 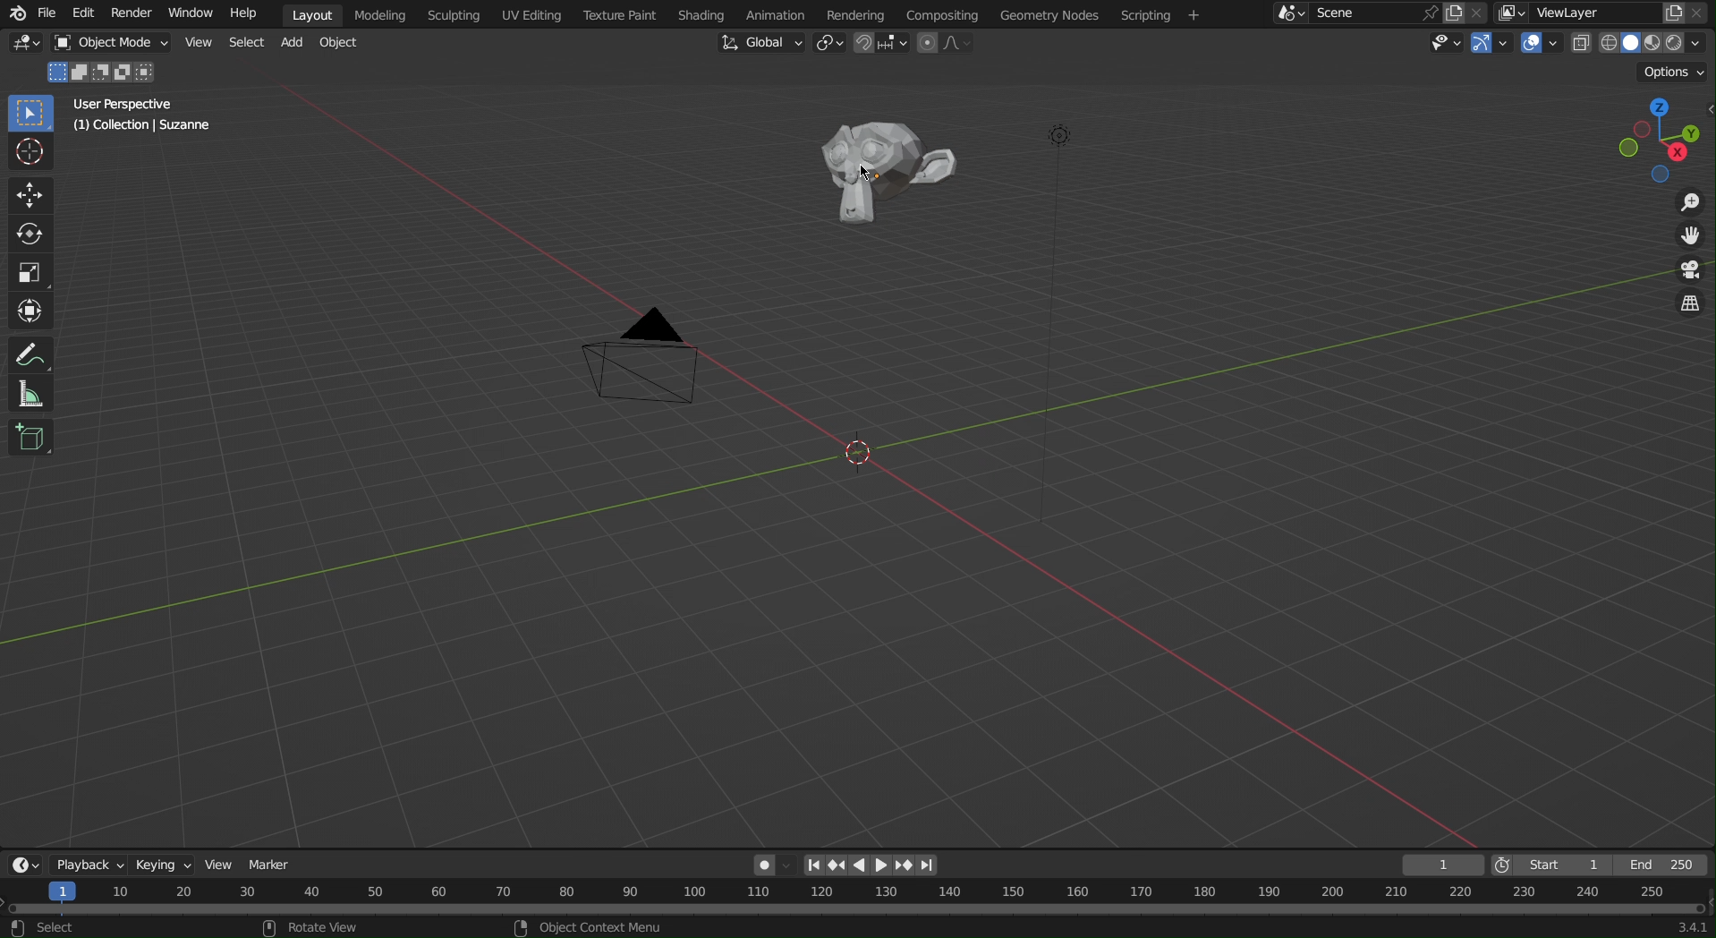 I want to click on View, so click(x=202, y=47).